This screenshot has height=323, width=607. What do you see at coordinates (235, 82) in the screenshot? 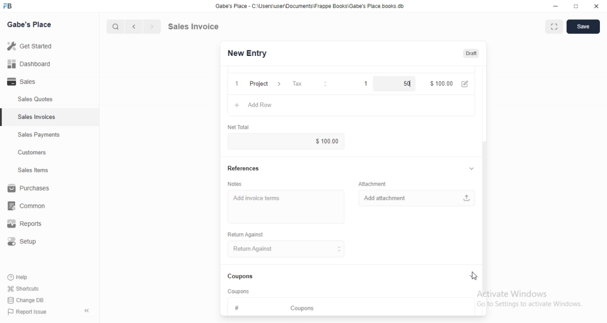
I see `1` at bounding box center [235, 82].